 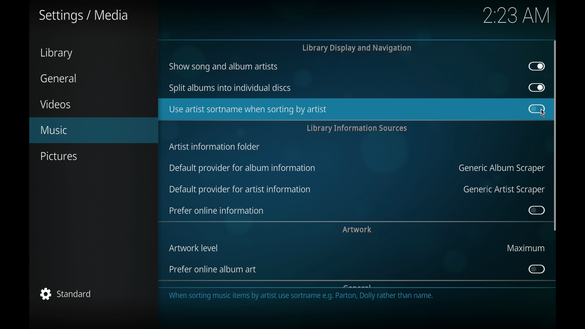 What do you see at coordinates (56, 104) in the screenshot?
I see `videos` at bounding box center [56, 104].